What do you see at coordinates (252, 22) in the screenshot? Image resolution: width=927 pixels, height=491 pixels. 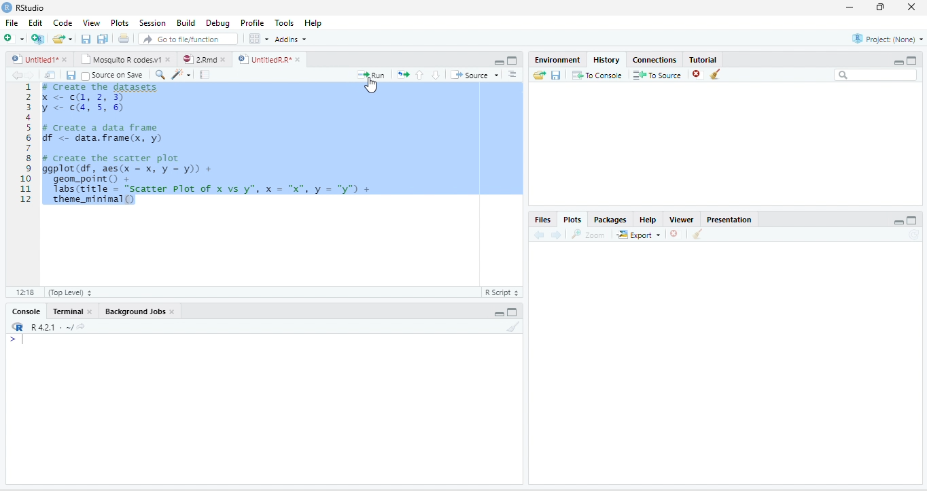 I see `Profile` at bounding box center [252, 22].